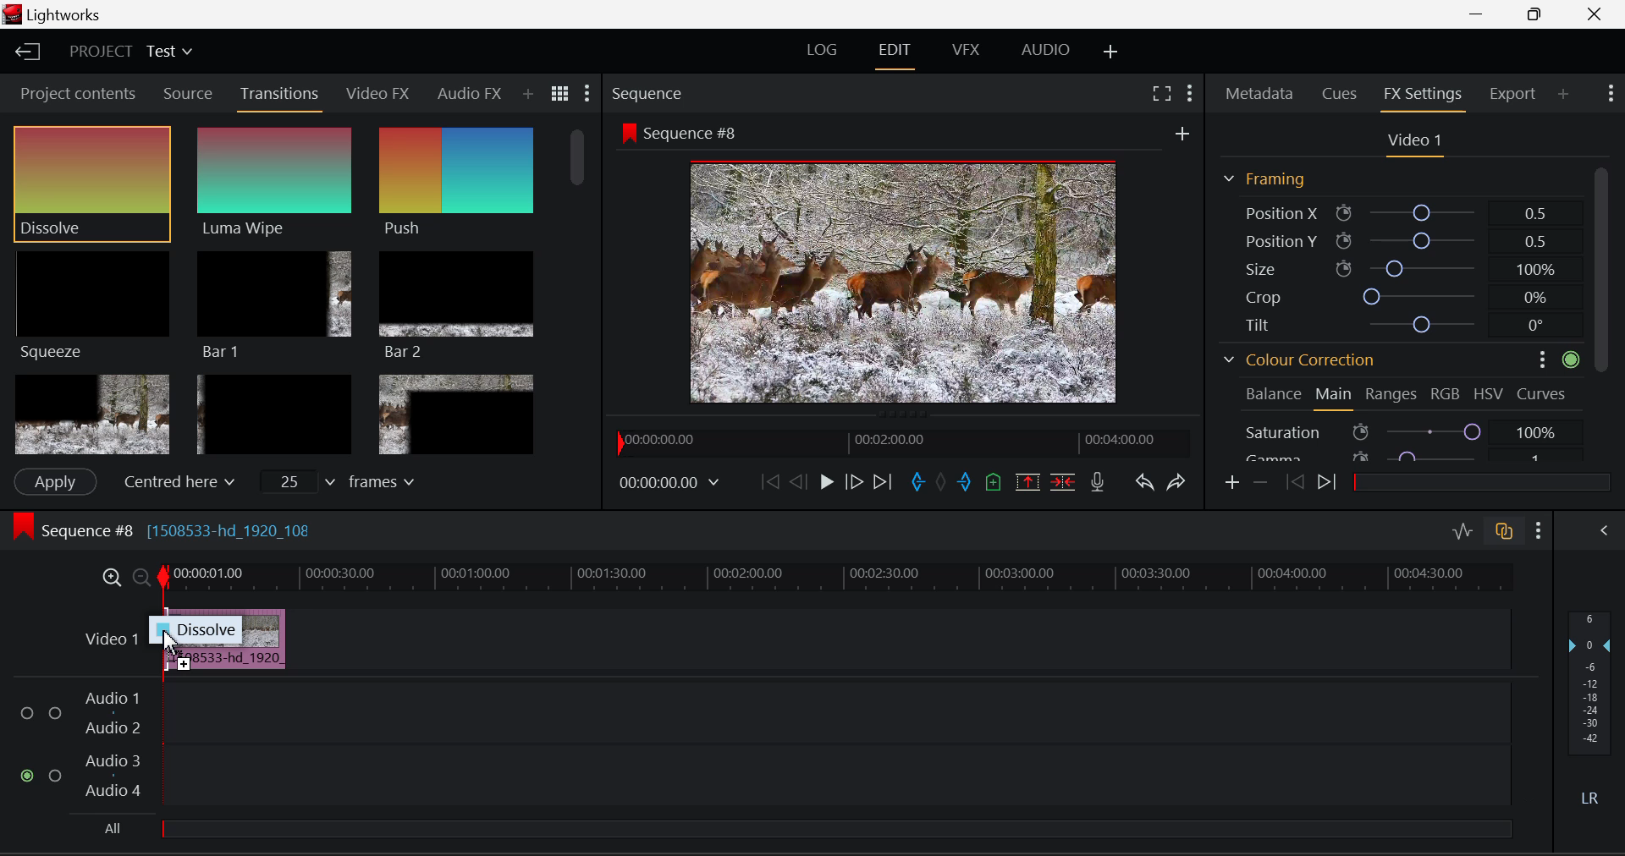 The width and height of the screenshot is (1625, 856). What do you see at coordinates (456, 183) in the screenshot?
I see `Push` at bounding box center [456, 183].